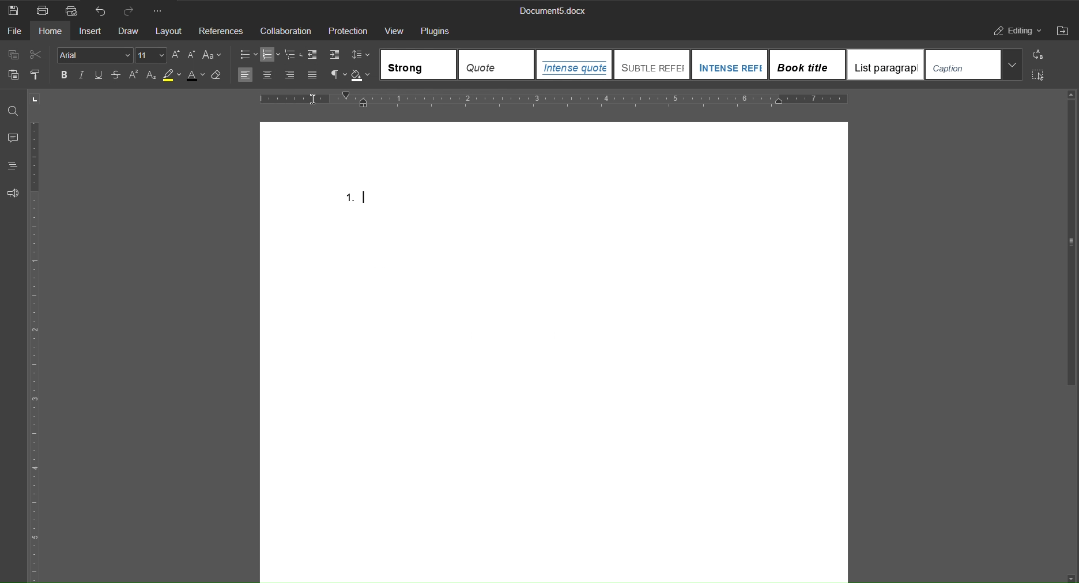 The height and width of the screenshot is (583, 1079). I want to click on Text Color, so click(195, 75).